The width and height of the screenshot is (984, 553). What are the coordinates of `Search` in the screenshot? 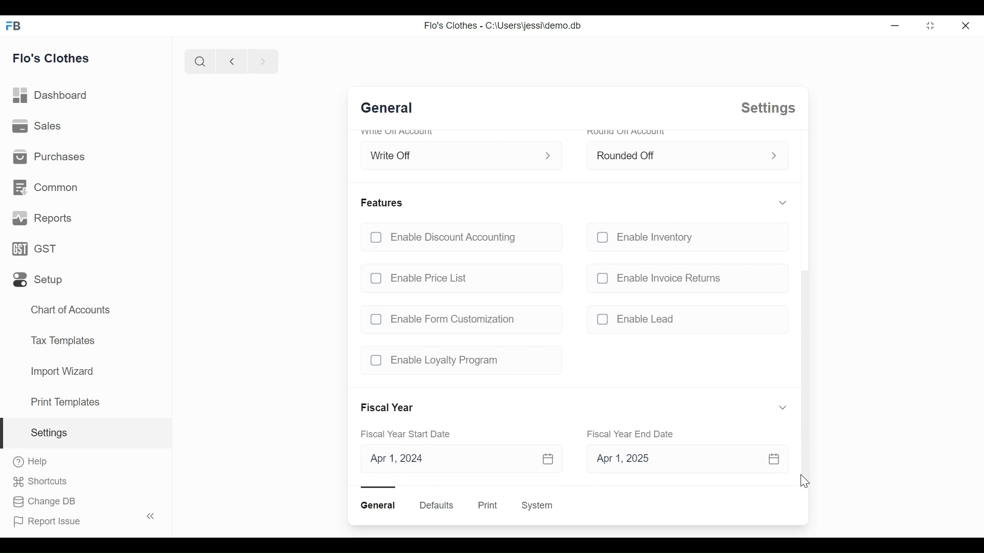 It's located at (198, 61).